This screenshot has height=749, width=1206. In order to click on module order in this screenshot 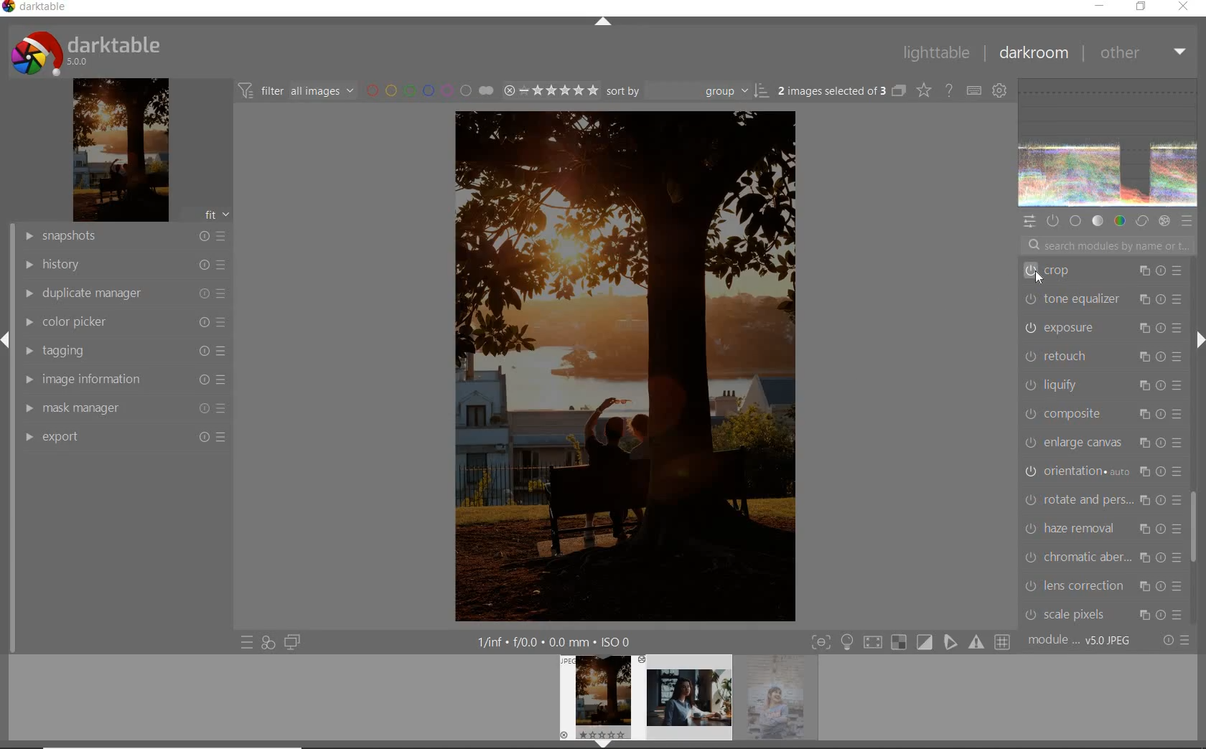, I will do `click(1078, 642)`.